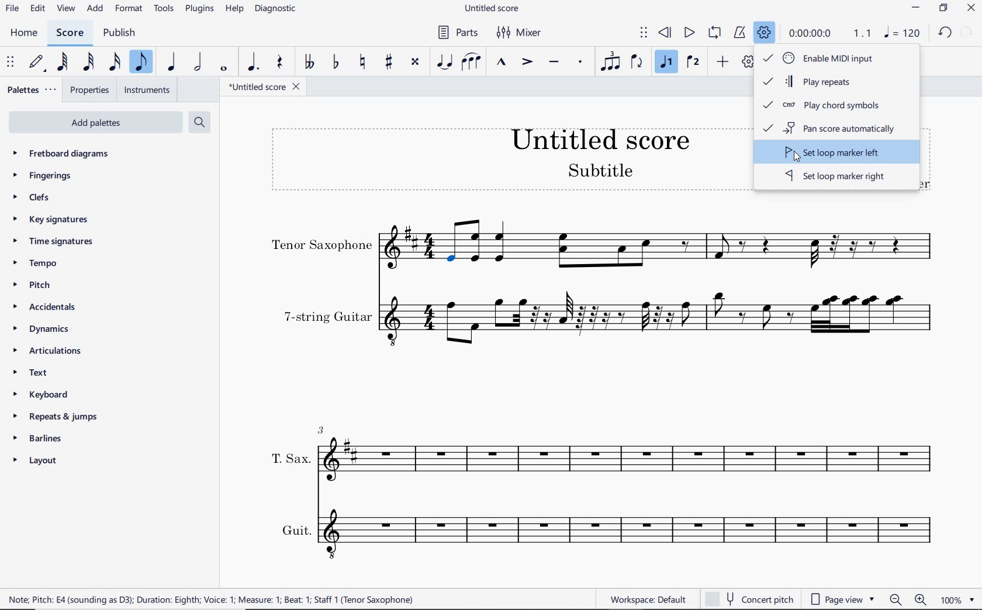  What do you see at coordinates (667, 63) in the screenshot?
I see `VOICE 1` at bounding box center [667, 63].